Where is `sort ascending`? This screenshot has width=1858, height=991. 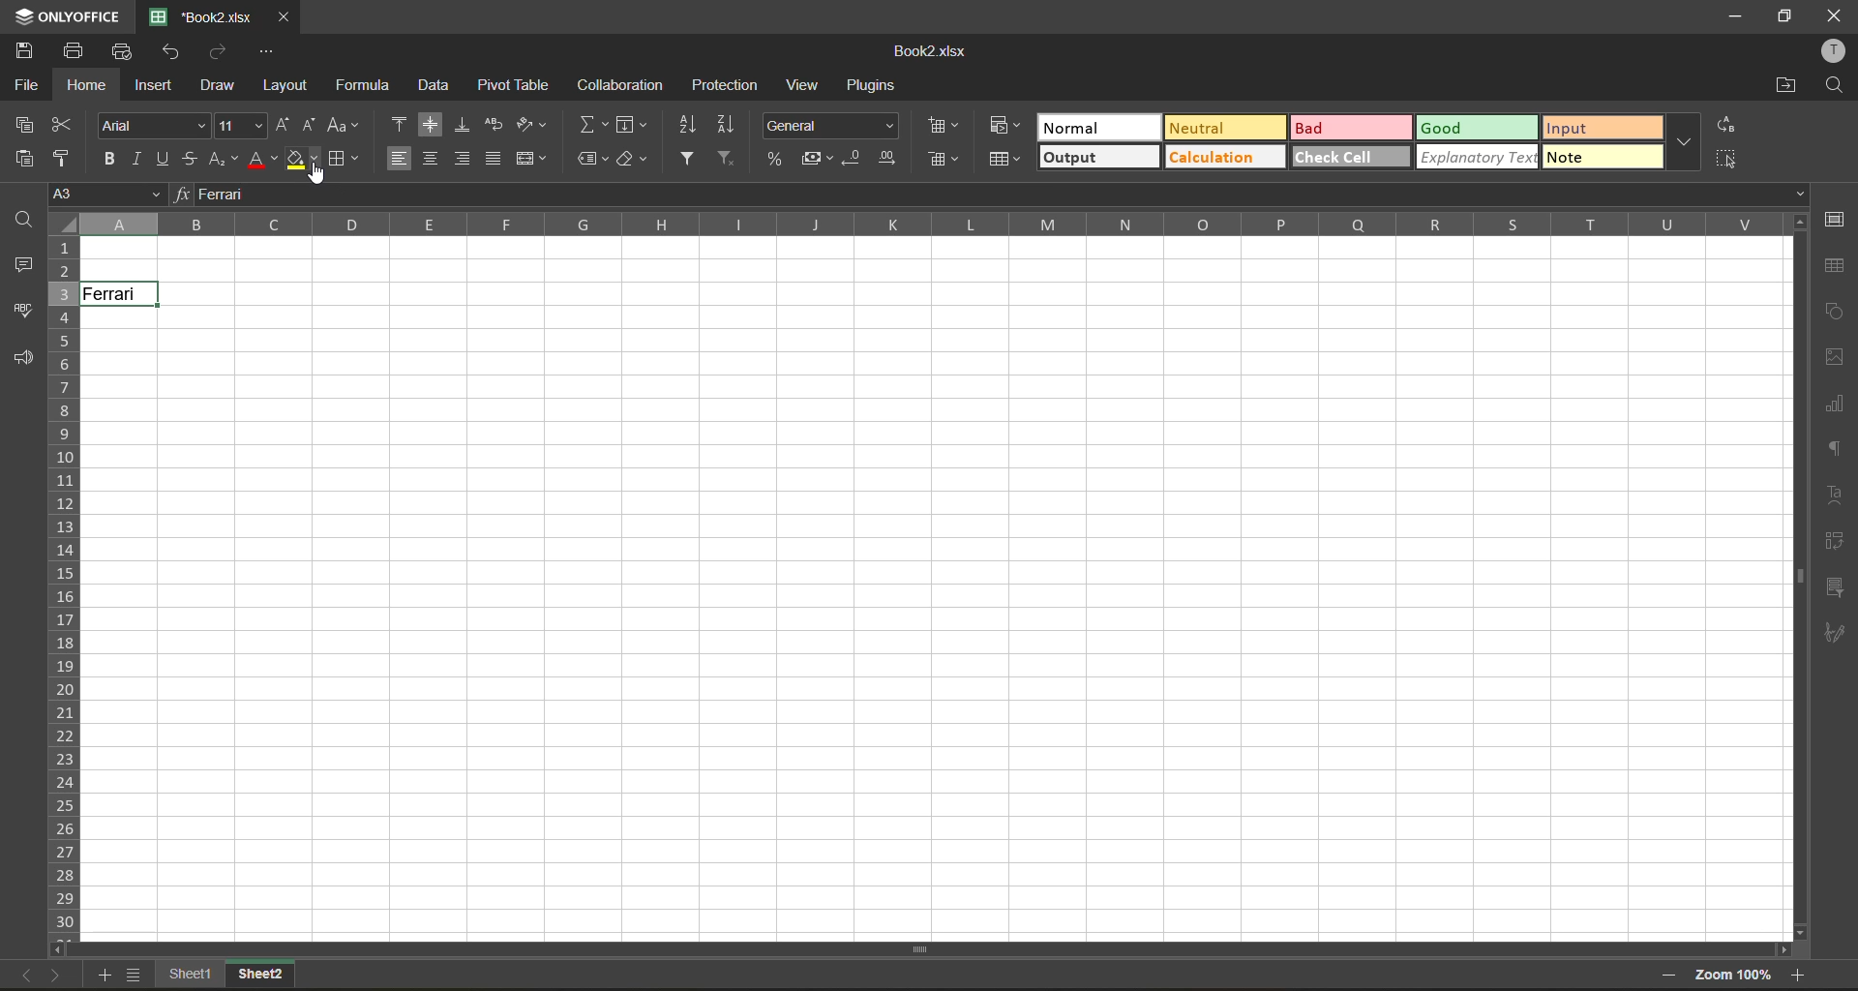
sort ascending is located at coordinates (691, 125).